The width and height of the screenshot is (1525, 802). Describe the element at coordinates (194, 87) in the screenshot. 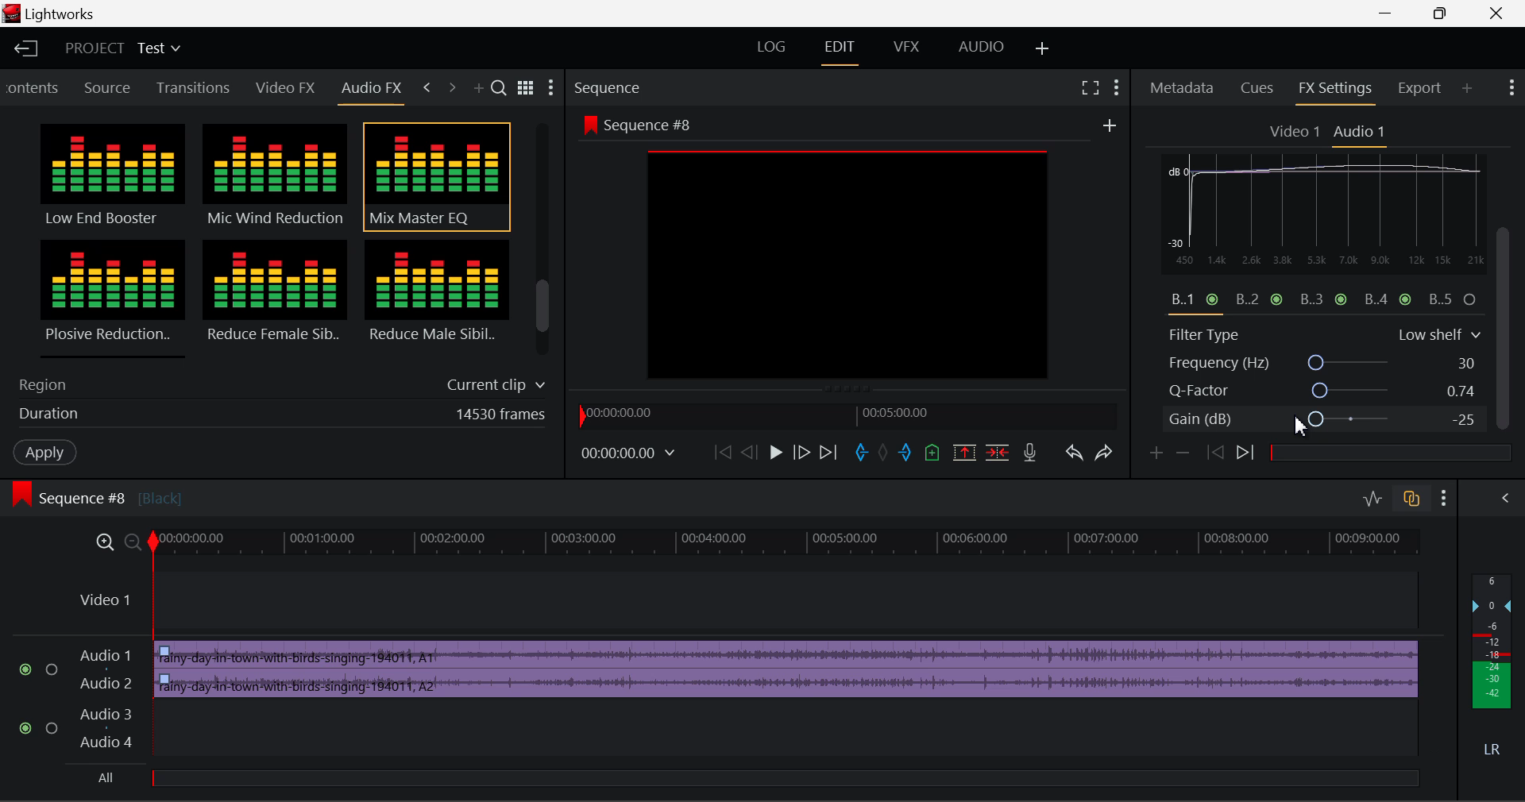

I see `Transitions` at that location.